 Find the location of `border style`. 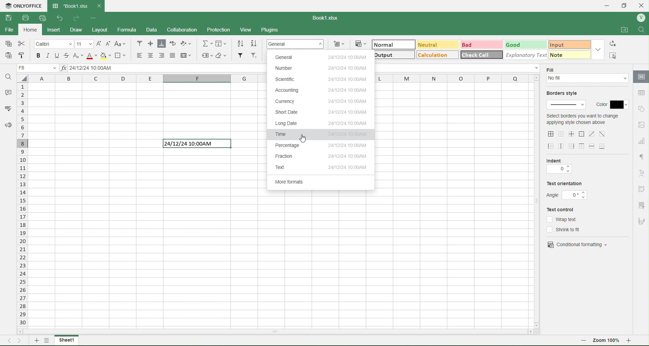

border style is located at coordinates (567, 105).